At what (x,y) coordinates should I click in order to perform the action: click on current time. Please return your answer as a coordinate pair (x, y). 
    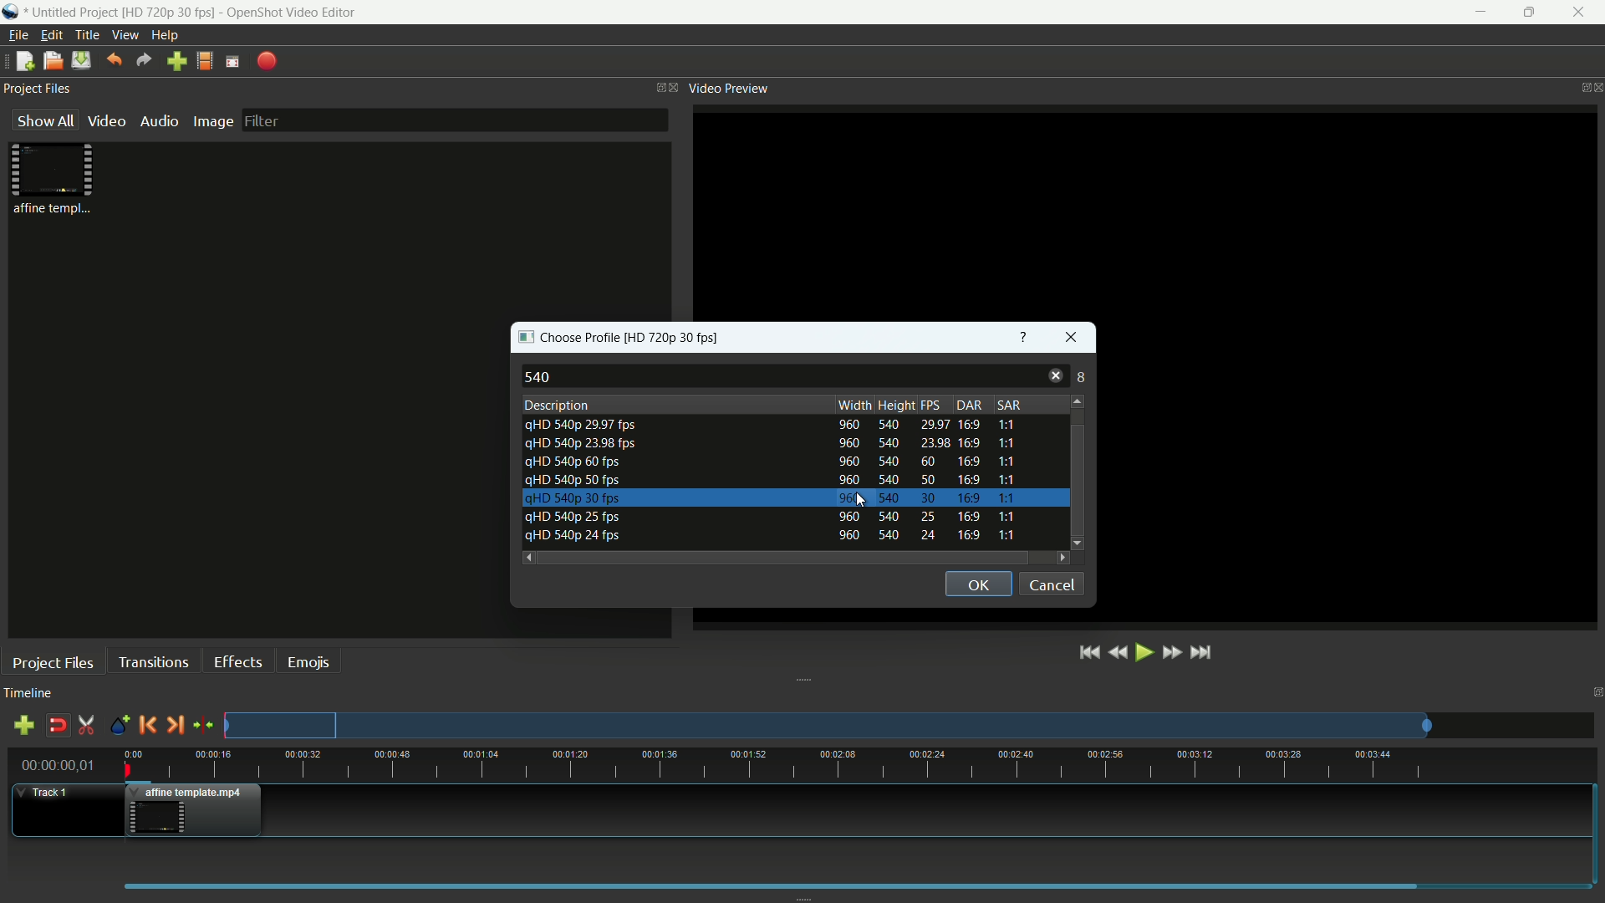
    Looking at the image, I should click on (56, 765).